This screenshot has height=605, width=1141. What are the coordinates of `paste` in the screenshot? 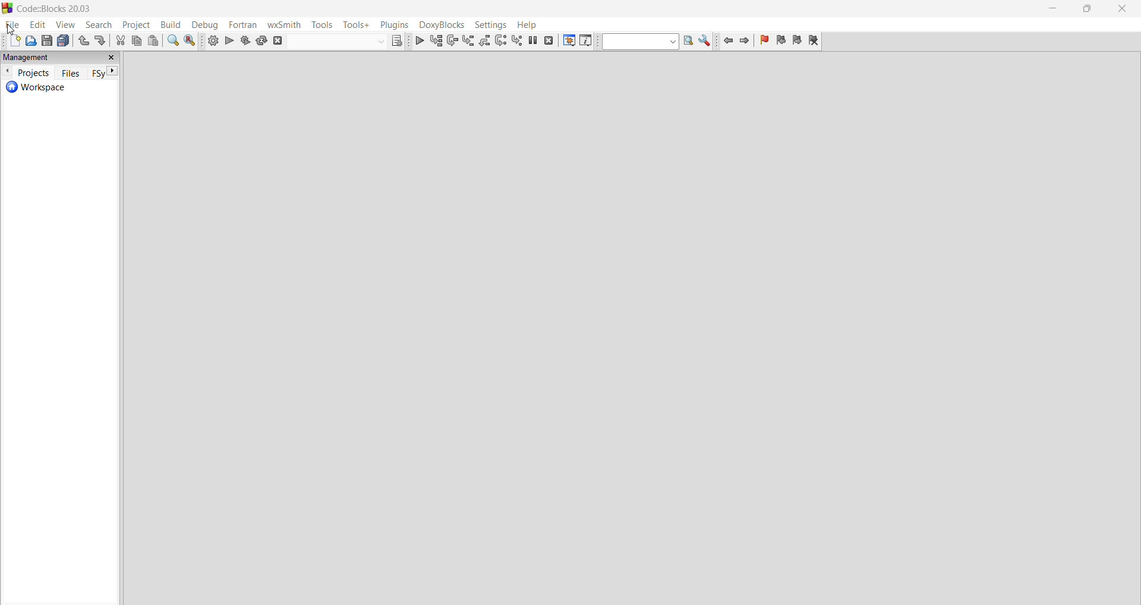 It's located at (155, 40).